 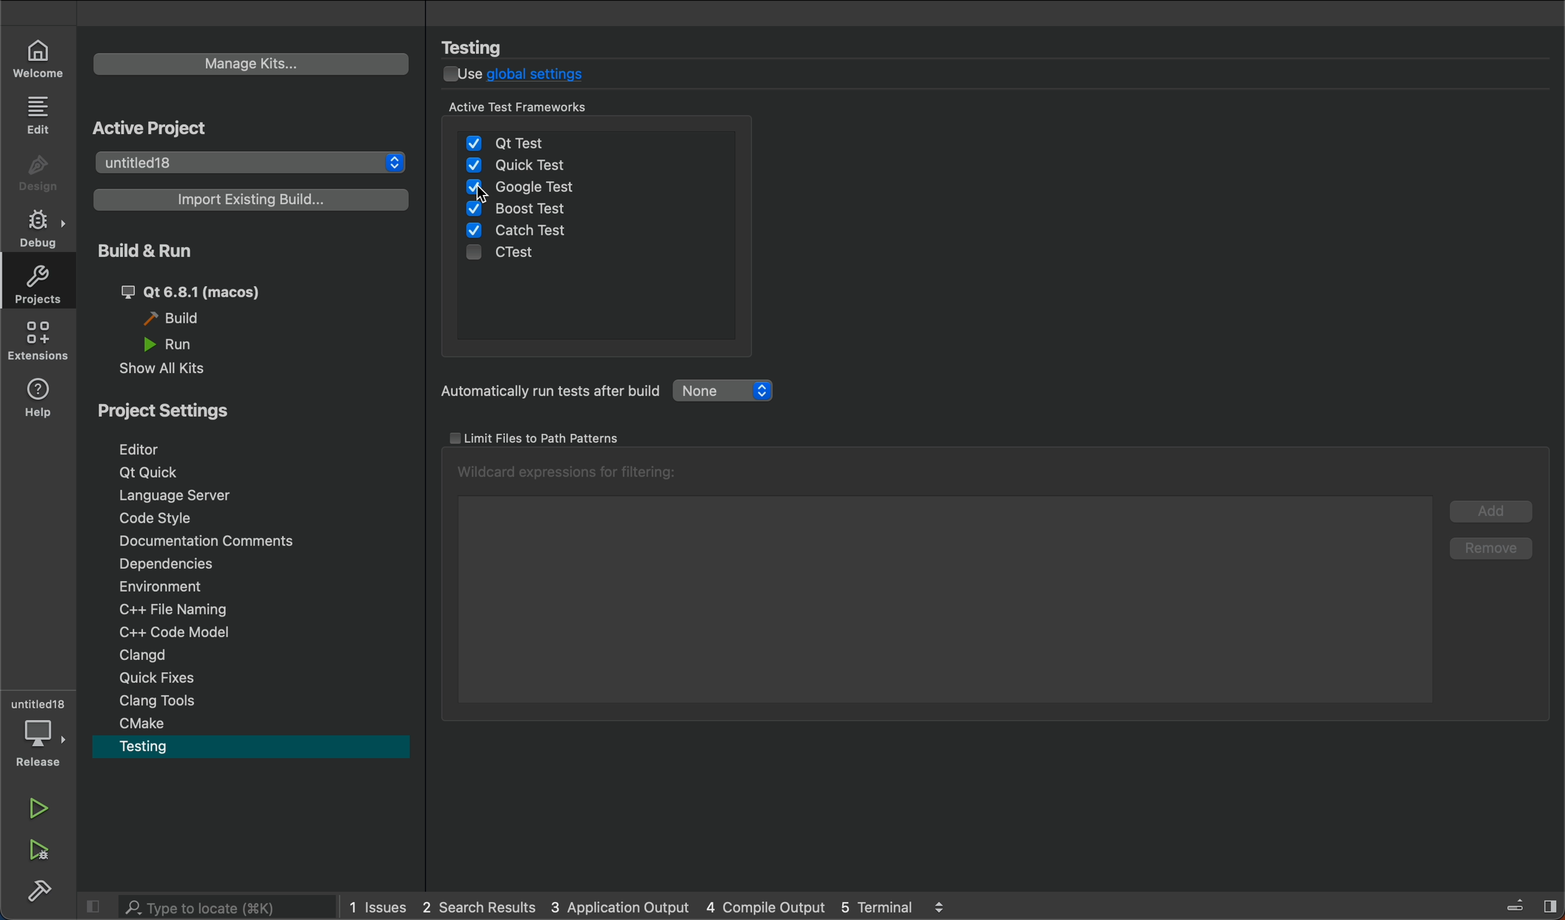 What do you see at coordinates (245, 451) in the screenshot?
I see `` at bounding box center [245, 451].